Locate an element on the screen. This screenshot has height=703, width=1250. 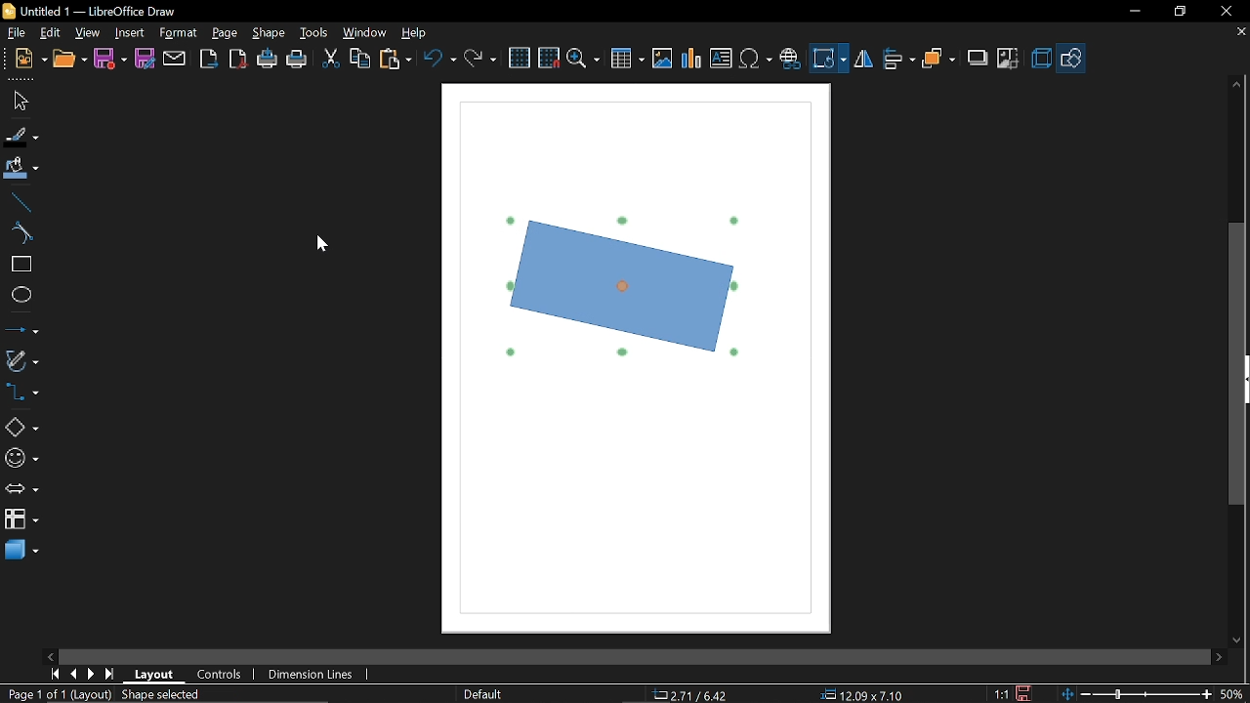
arrange is located at coordinates (939, 58).